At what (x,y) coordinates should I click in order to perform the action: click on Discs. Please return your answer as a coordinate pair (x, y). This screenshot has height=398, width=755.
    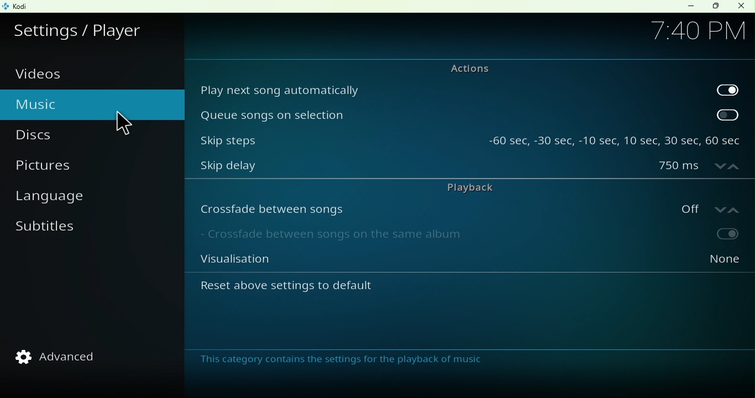
    Looking at the image, I should click on (50, 135).